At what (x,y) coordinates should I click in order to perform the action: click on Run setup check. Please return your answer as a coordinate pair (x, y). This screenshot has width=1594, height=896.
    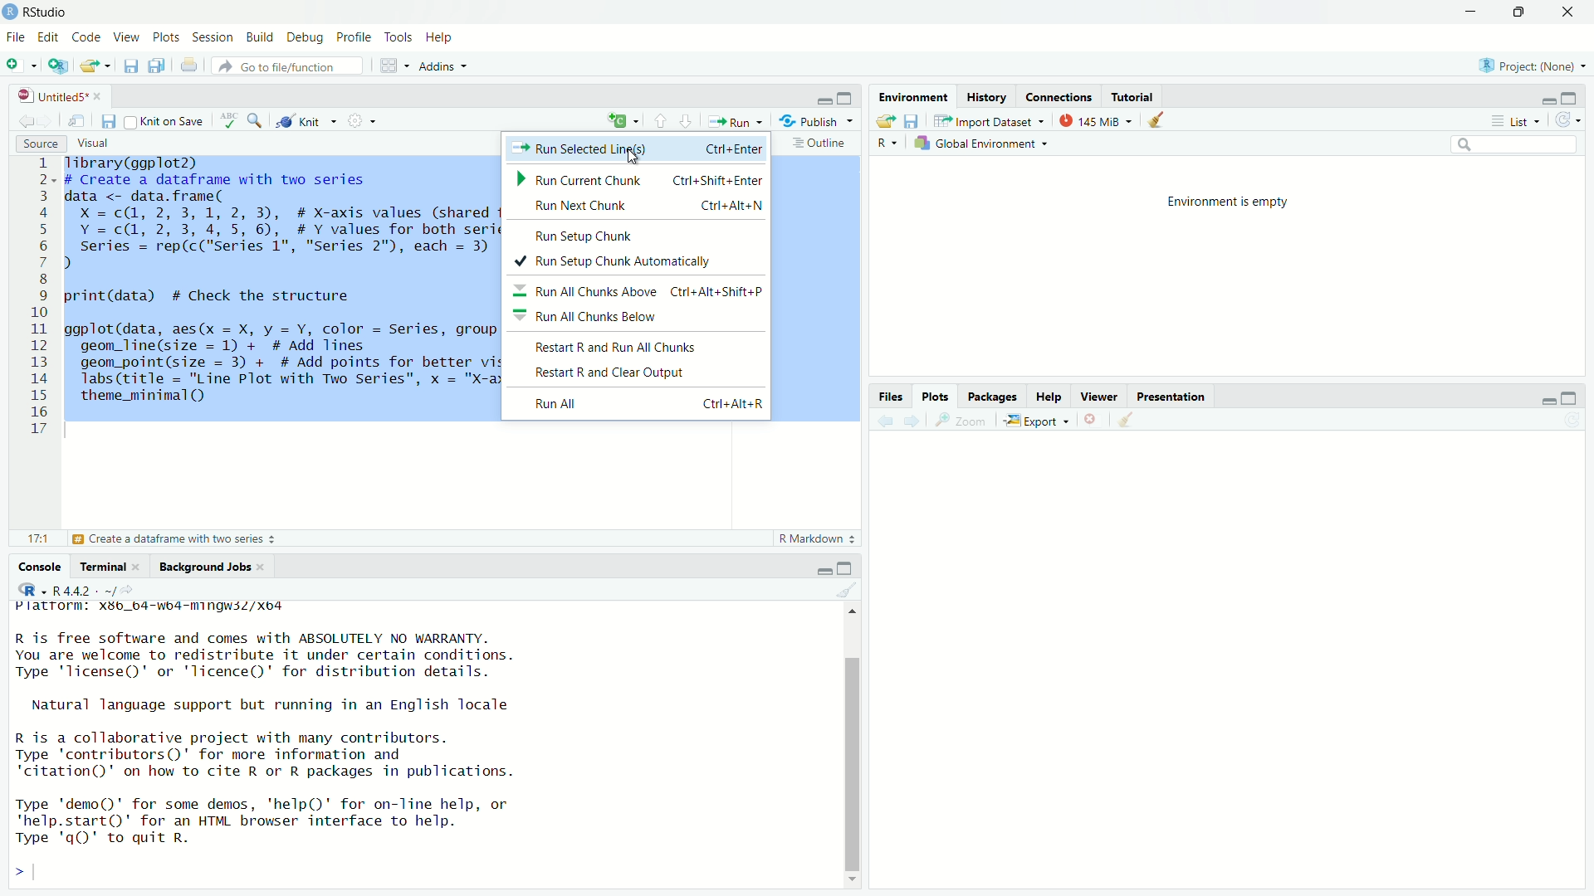
    Looking at the image, I should click on (581, 236).